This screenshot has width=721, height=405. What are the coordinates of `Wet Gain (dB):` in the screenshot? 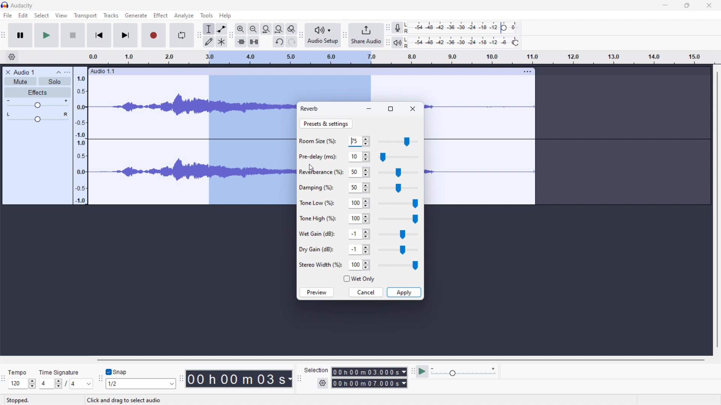 It's located at (317, 233).